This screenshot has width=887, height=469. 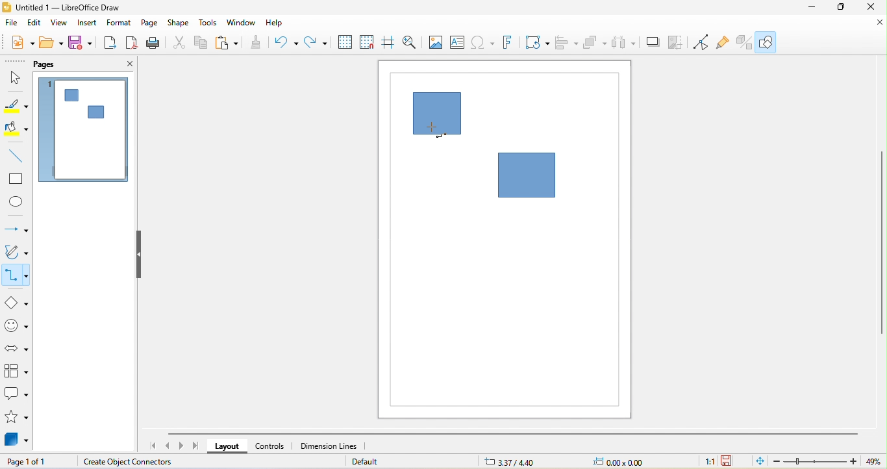 I want to click on select at least three object, so click(x=625, y=44).